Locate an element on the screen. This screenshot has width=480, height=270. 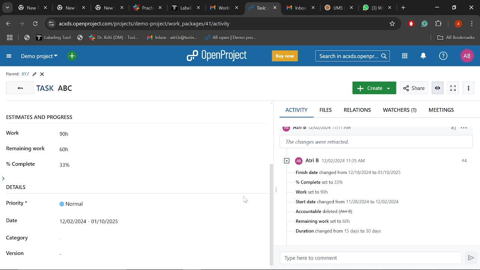
profile is located at coordinates (358, 160).